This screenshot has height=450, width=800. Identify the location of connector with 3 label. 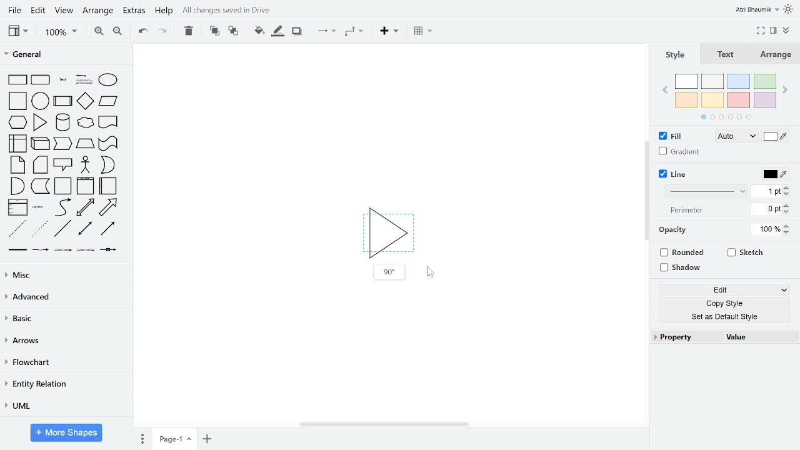
(84, 251).